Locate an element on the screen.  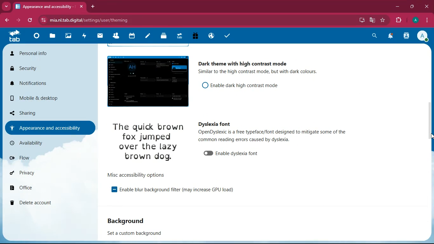
maximize is located at coordinates (413, 5).